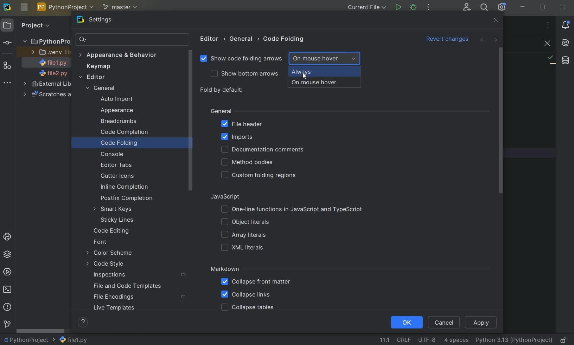 The height and width of the screenshot is (345, 574). Describe the element at coordinates (104, 20) in the screenshot. I see `SETTINGS` at that location.